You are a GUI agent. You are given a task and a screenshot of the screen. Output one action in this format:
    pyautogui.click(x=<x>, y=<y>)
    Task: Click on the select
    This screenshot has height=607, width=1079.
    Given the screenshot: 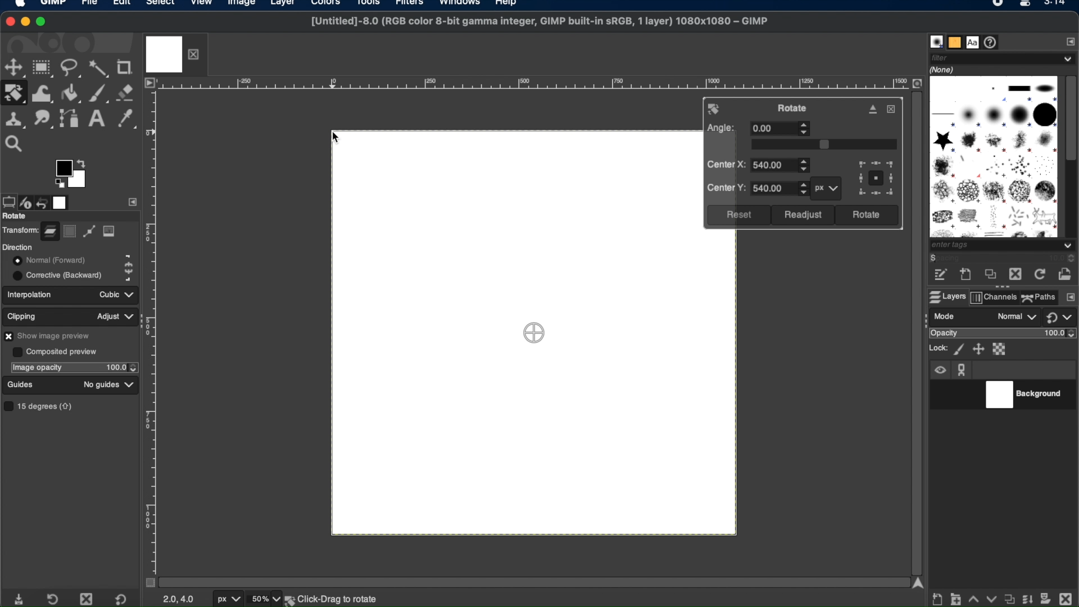 What is the action you would take?
    pyautogui.click(x=160, y=4)
    